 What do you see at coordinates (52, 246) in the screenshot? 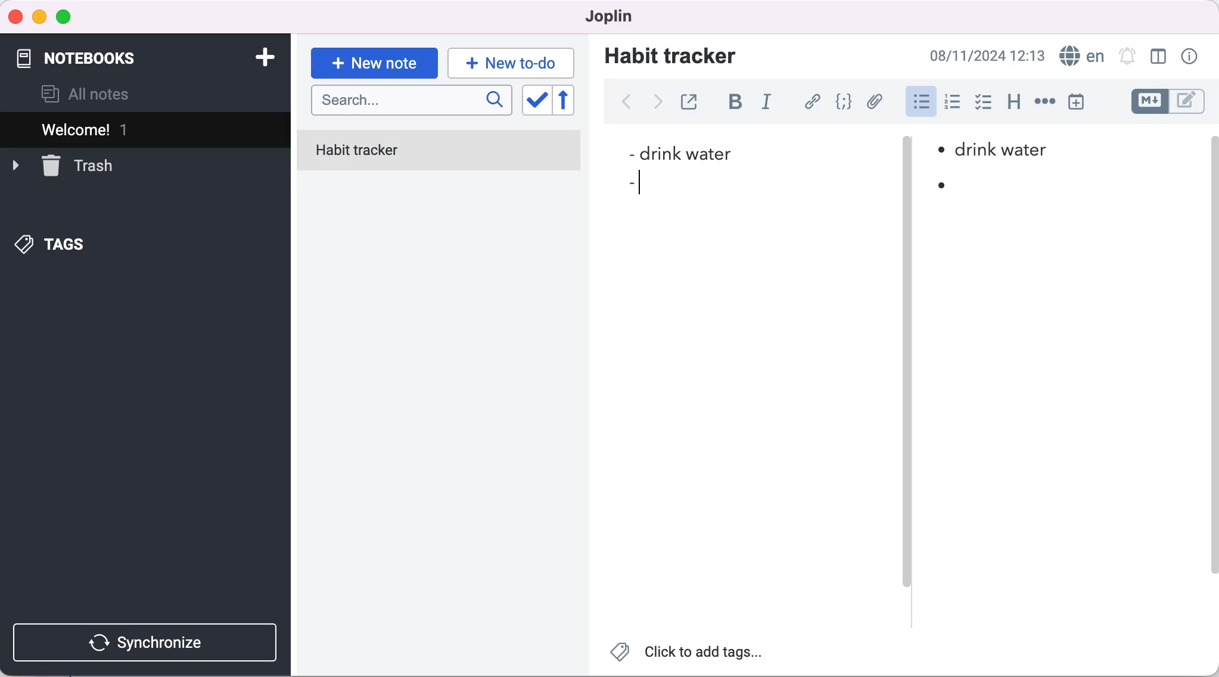
I see `tags` at bounding box center [52, 246].